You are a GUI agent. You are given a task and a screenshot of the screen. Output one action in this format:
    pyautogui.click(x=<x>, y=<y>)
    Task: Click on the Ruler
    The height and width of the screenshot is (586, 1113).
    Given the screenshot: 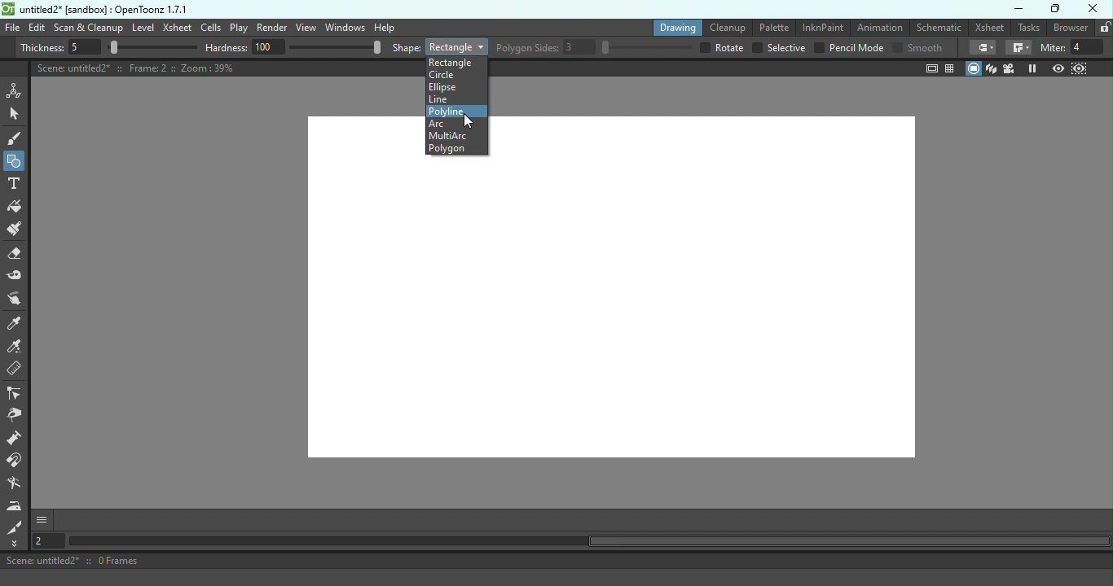 What is the action you would take?
    pyautogui.click(x=20, y=371)
    